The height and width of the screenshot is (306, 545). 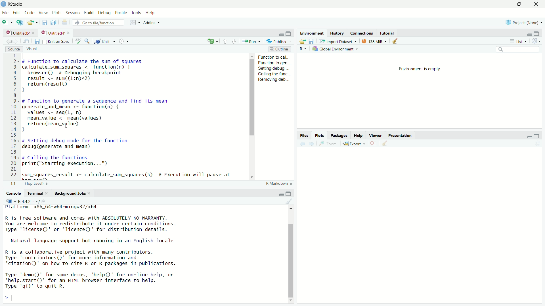 What do you see at coordinates (273, 63) in the screenshot?
I see `function to gen...` at bounding box center [273, 63].